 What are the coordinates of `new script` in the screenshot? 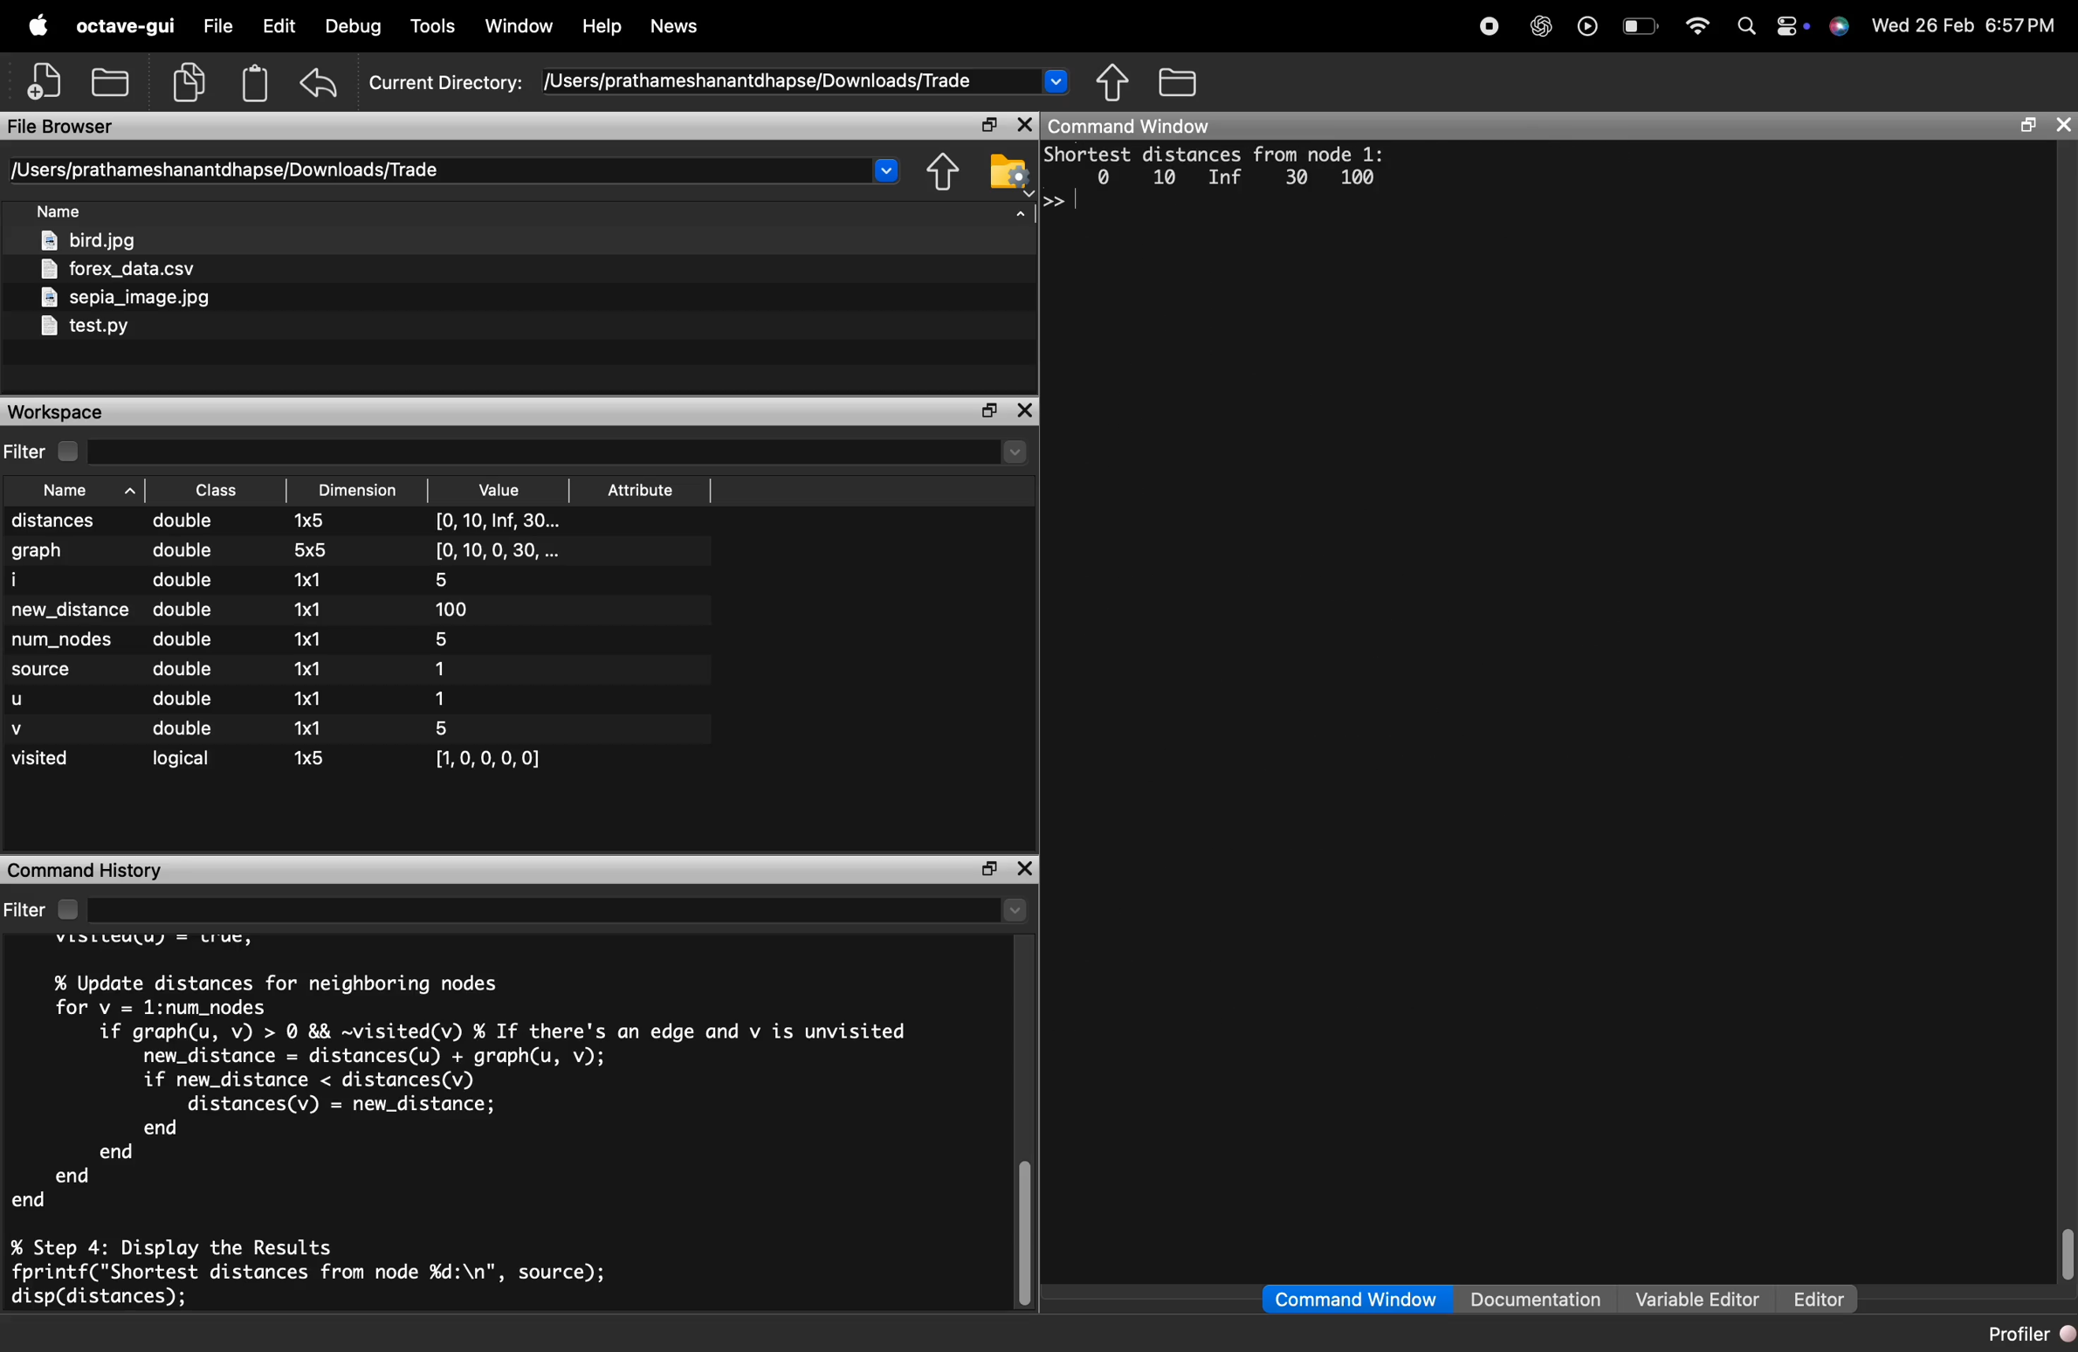 It's located at (46, 80).